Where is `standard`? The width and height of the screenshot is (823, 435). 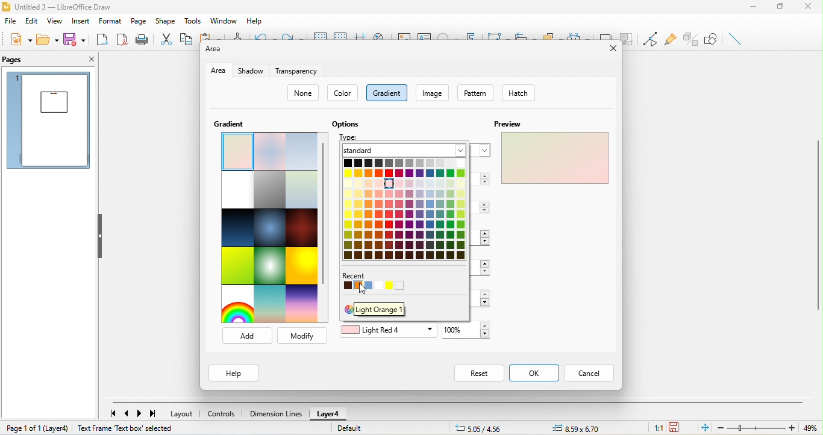
standard is located at coordinates (405, 148).